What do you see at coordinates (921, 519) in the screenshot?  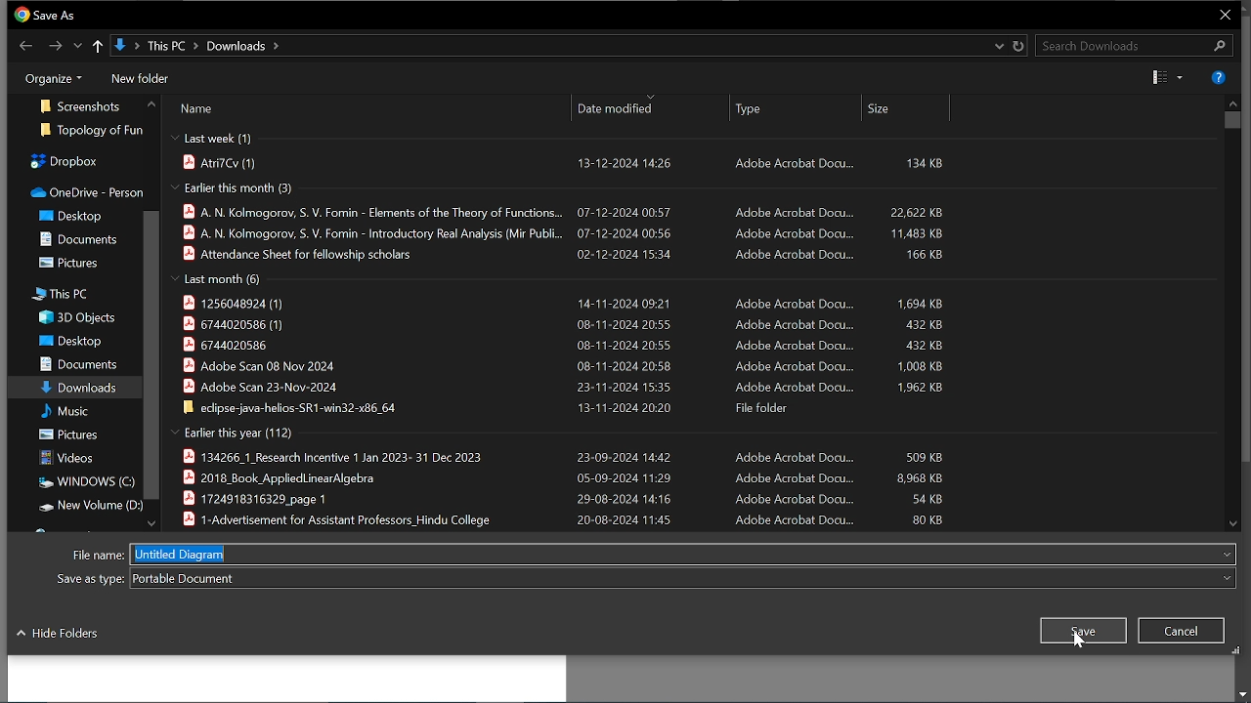 I see `80 KB` at bounding box center [921, 519].